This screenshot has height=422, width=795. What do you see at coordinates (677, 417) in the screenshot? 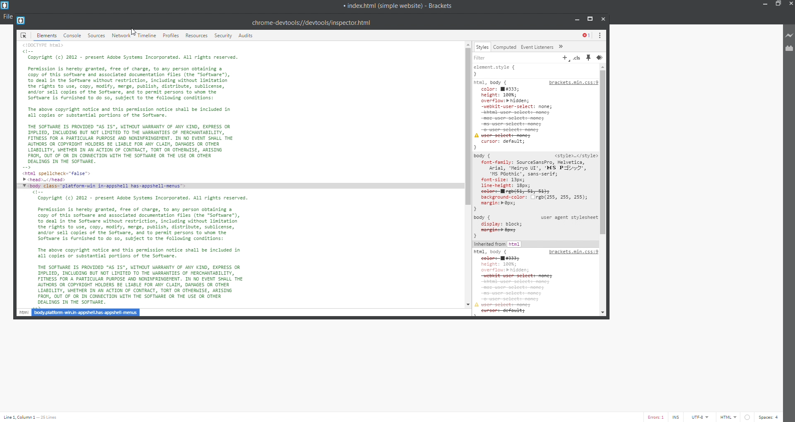
I see `toggle cursor` at bounding box center [677, 417].